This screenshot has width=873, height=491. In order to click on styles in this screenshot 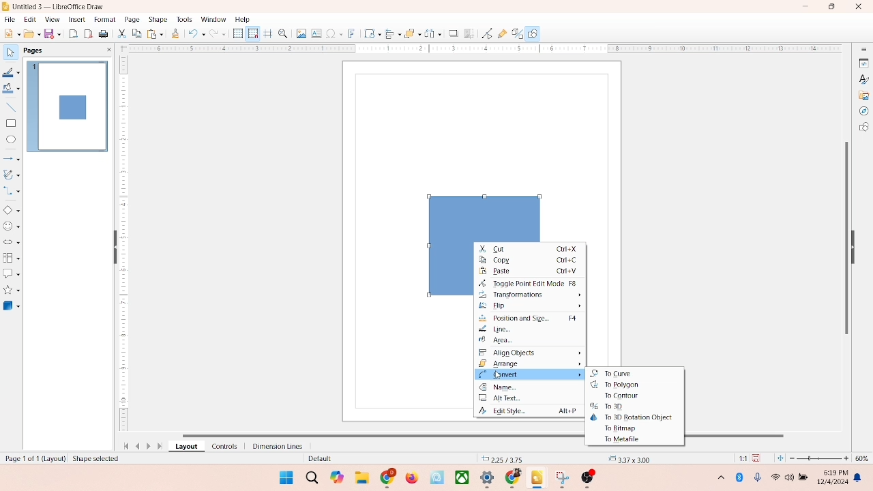, I will do `click(863, 78)`.